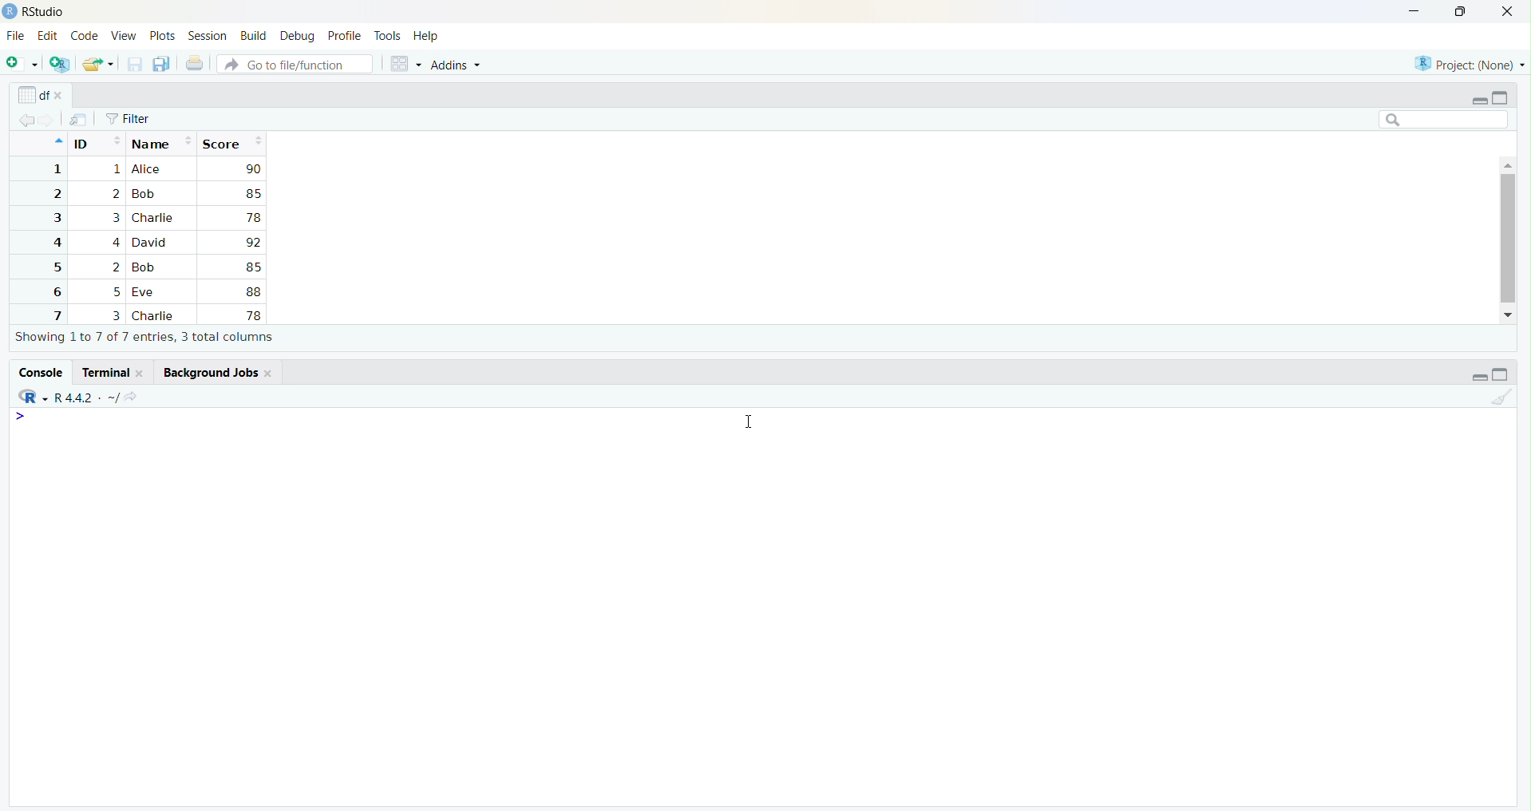 Image resolution: width=1531 pixels, height=811 pixels. Describe the element at coordinates (143, 373) in the screenshot. I see `close` at that location.